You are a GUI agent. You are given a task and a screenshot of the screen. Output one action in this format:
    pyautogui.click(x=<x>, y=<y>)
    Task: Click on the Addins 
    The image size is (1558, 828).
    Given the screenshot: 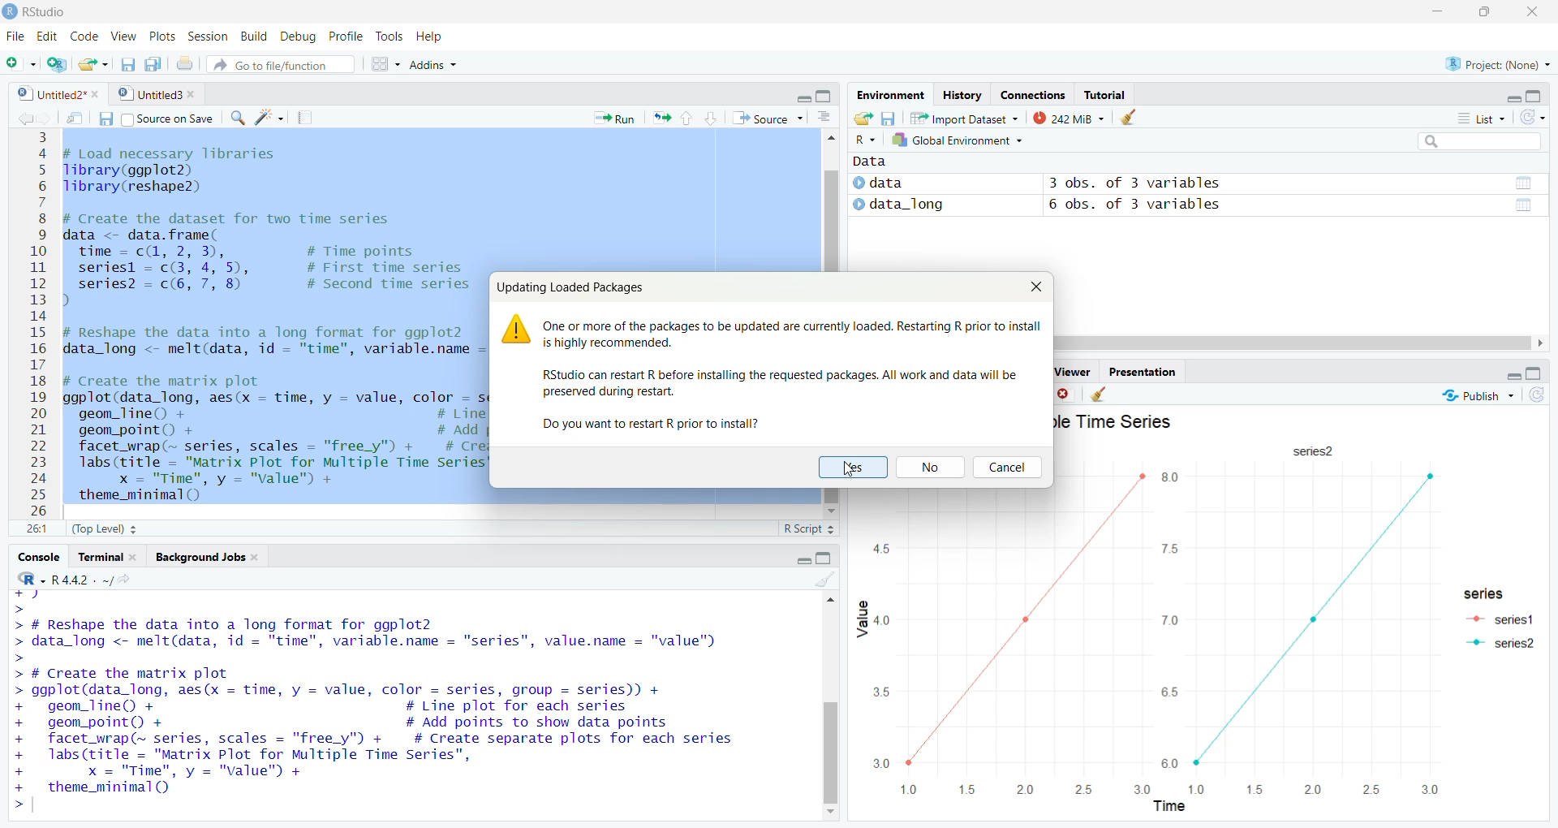 What is the action you would take?
    pyautogui.click(x=432, y=63)
    